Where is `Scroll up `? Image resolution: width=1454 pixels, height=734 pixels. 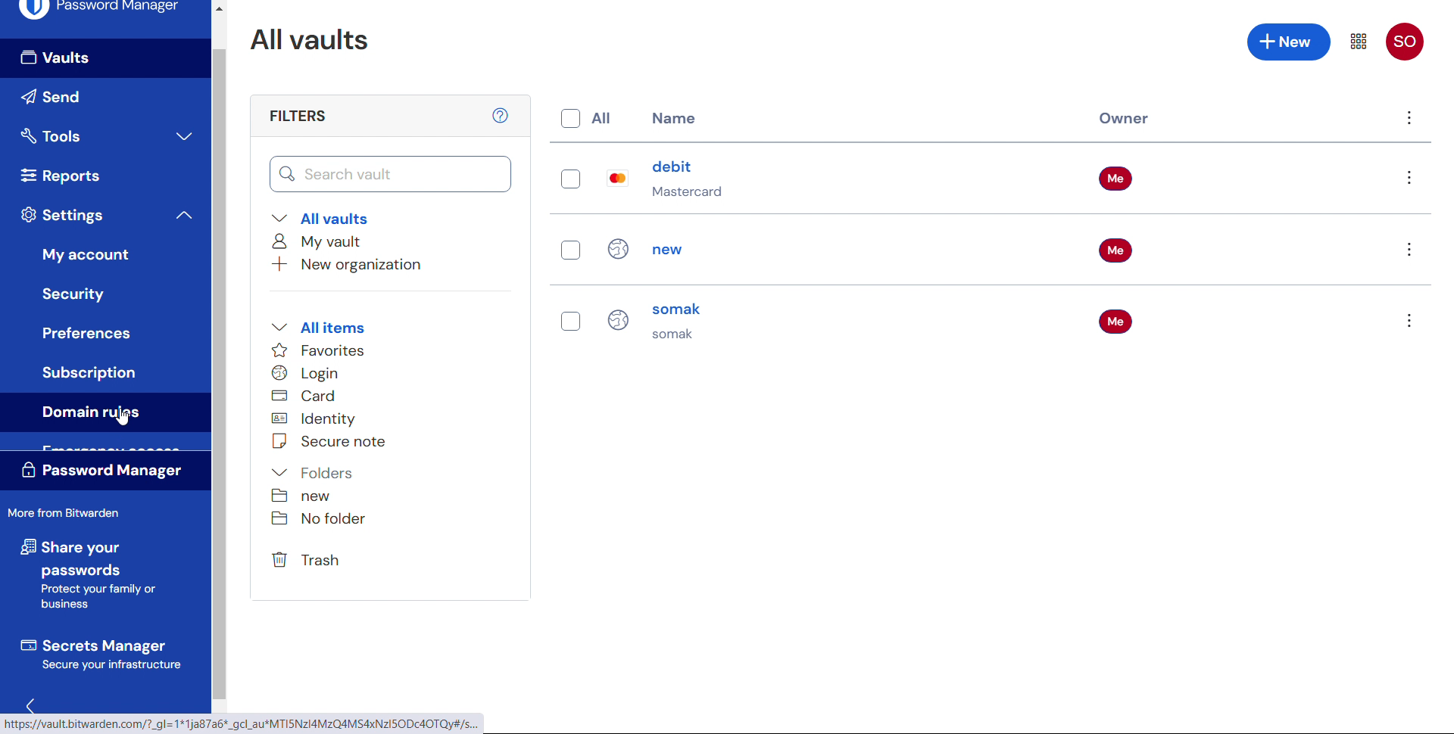
Scroll up  is located at coordinates (218, 7).